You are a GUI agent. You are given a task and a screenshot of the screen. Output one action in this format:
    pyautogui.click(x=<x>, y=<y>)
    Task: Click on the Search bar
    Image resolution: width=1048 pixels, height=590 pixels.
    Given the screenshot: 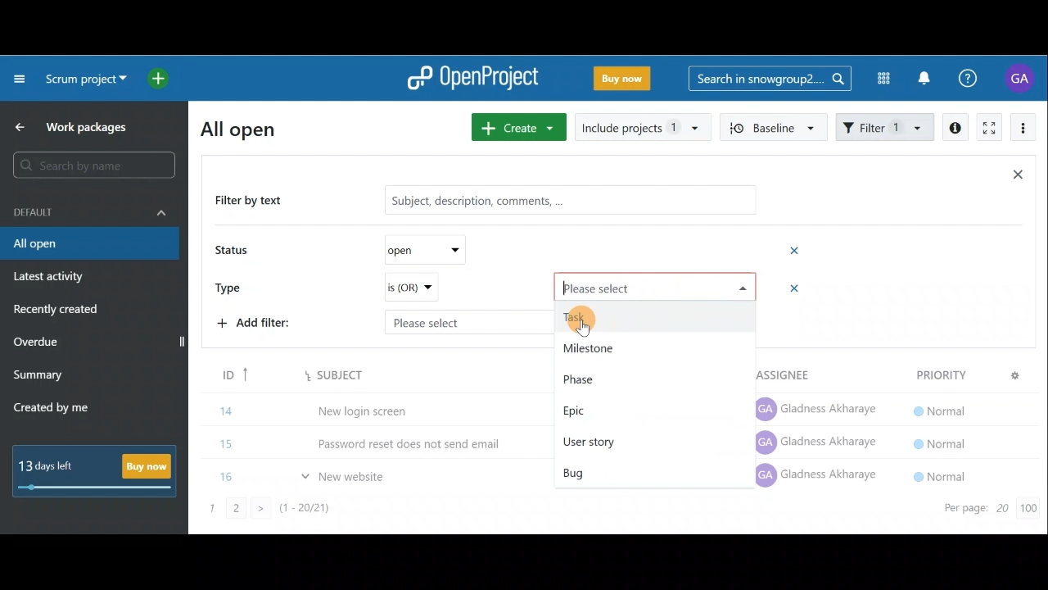 What is the action you would take?
    pyautogui.click(x=97, y=165)
    